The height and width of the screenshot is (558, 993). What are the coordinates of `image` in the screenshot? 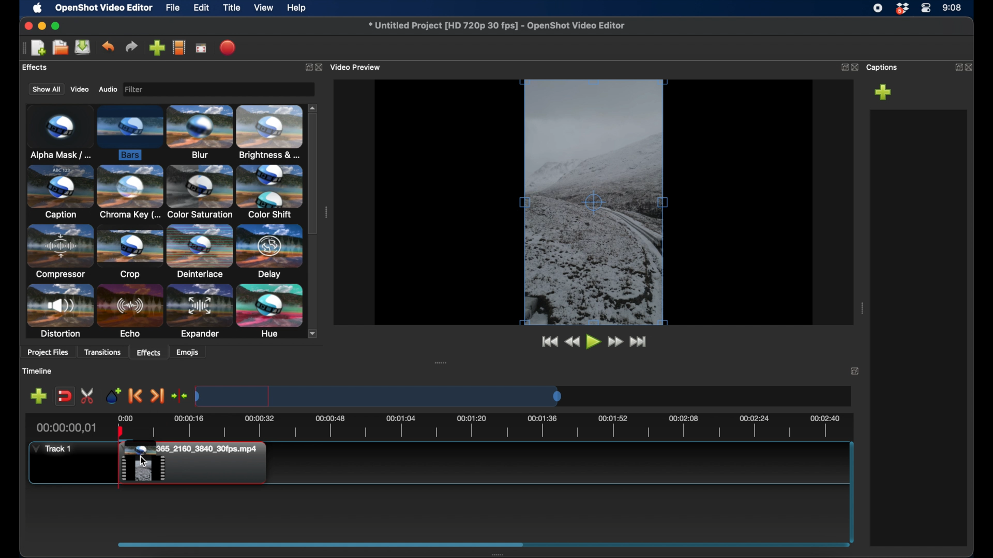 It's located at (137, 89).